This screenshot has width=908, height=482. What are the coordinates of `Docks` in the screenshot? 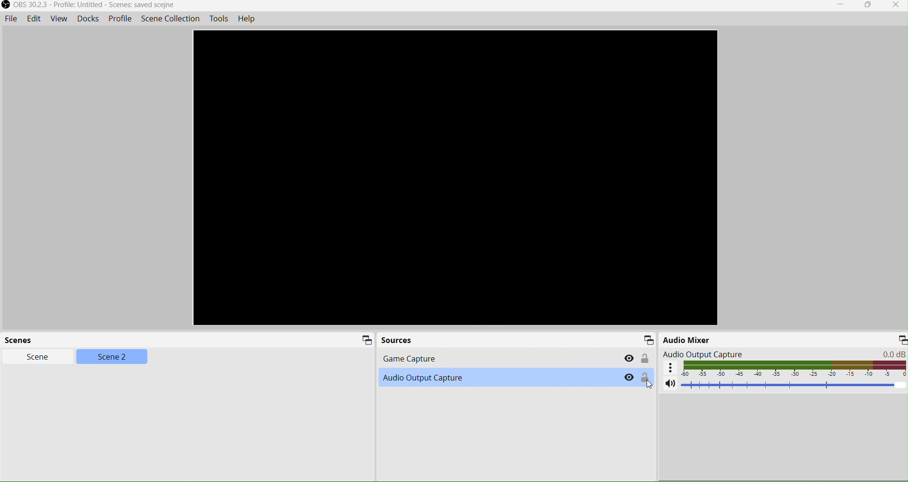 It's located at (88, 20).